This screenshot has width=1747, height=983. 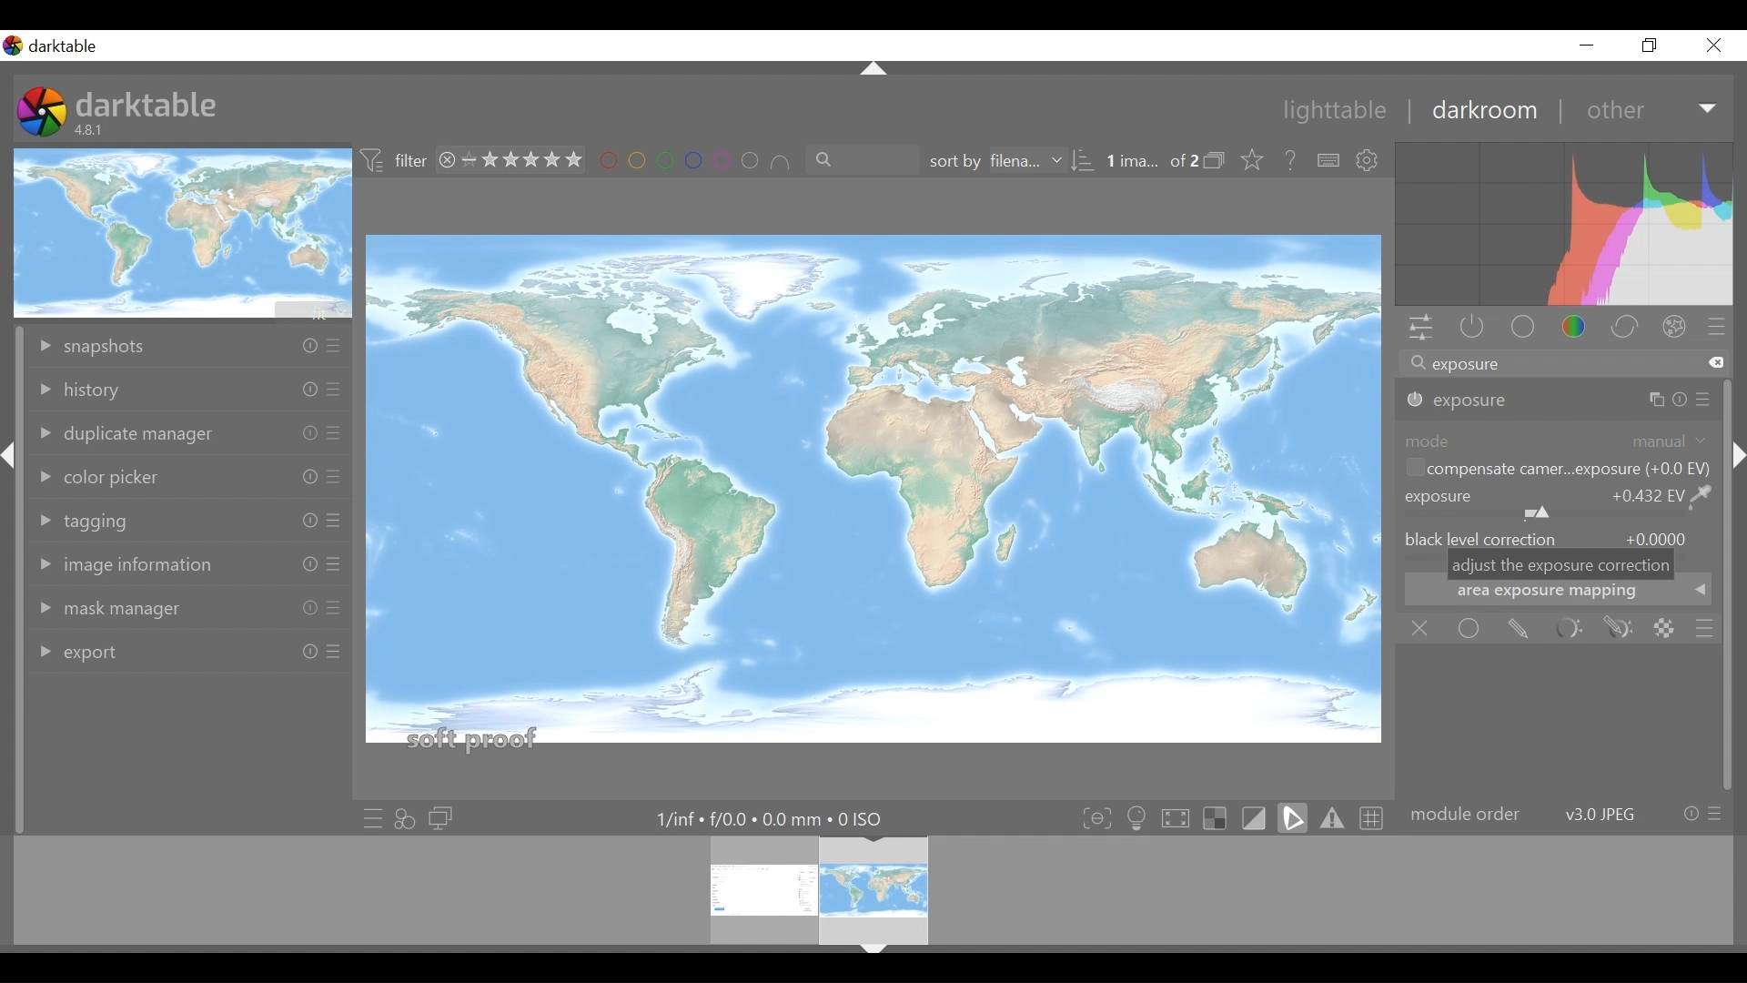 What do you see at coordinates (1652, 109) in the screenshot?
I see `Other` at bounding box center [1652, 109].